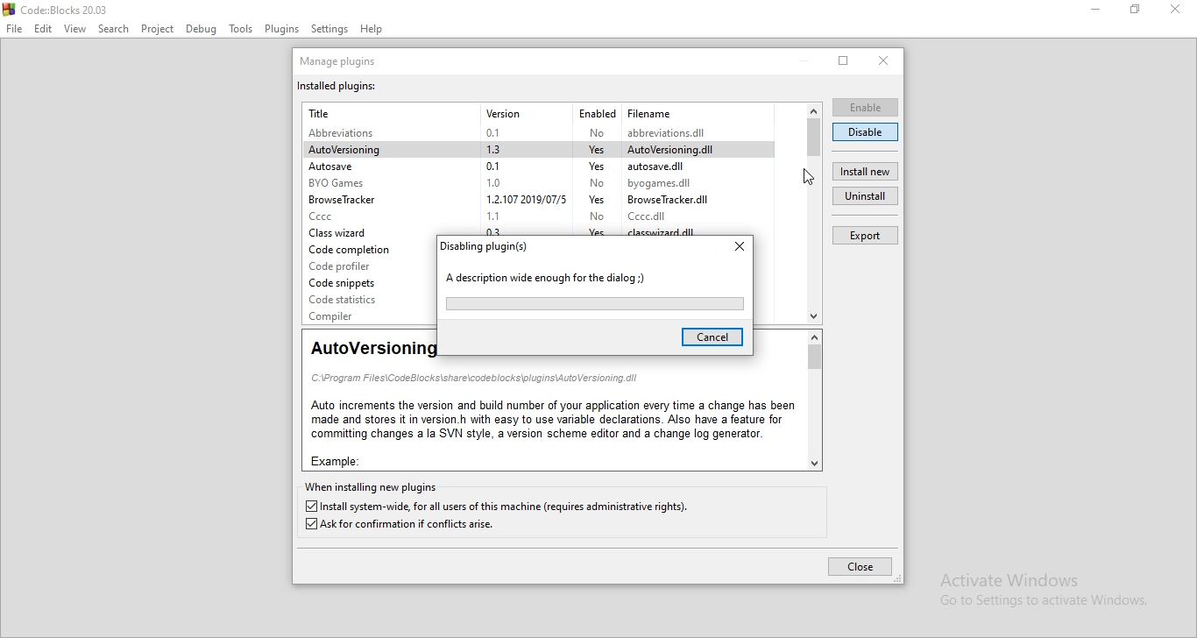  I want to click on minimize, so click(804, 60).